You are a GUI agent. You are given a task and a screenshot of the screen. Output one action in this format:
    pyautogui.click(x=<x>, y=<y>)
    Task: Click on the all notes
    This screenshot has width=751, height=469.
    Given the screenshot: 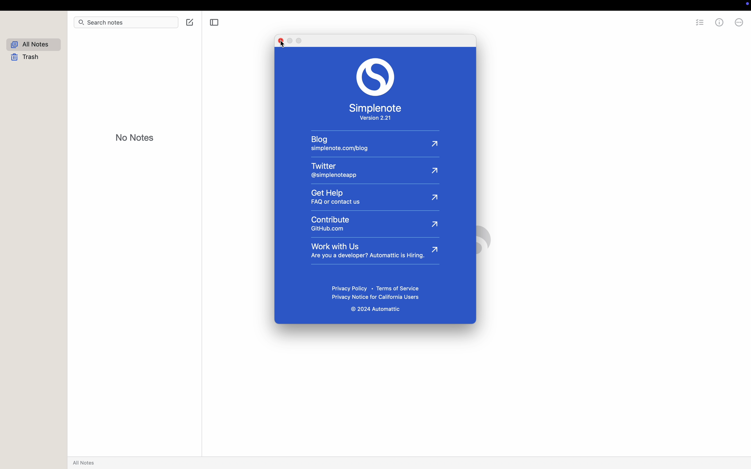 What is the action you would take?
    pyautogui.click(x=85, y=463)
    